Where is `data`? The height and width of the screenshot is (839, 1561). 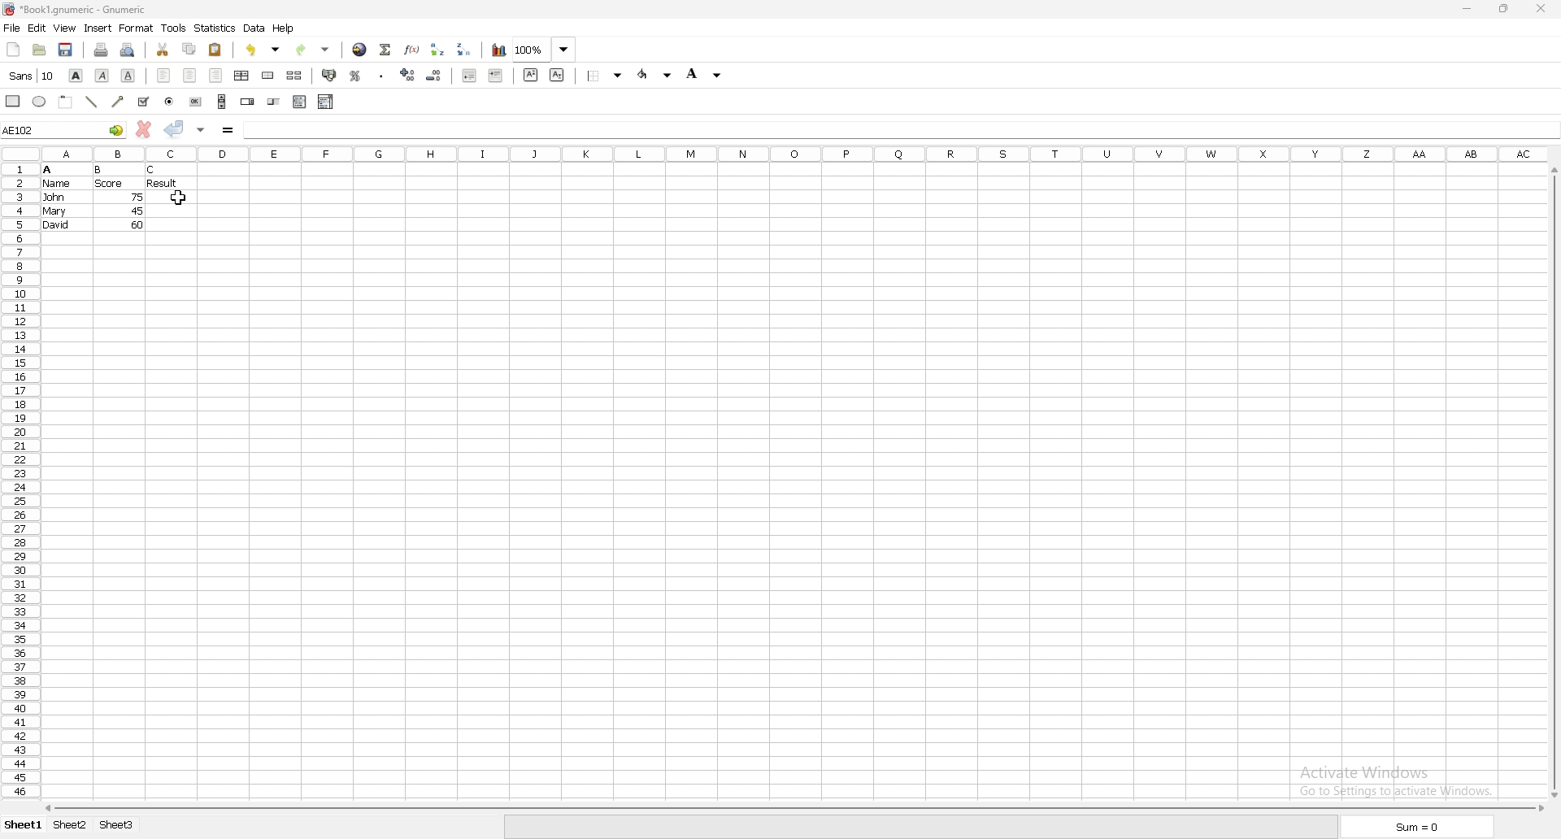
data is located at coordinates (254, 28).